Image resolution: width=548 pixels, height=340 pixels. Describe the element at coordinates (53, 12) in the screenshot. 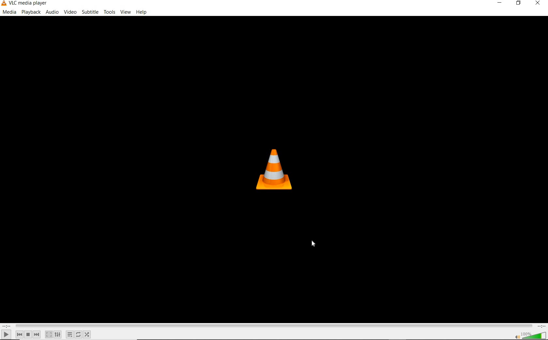

I see `audio` at that location.